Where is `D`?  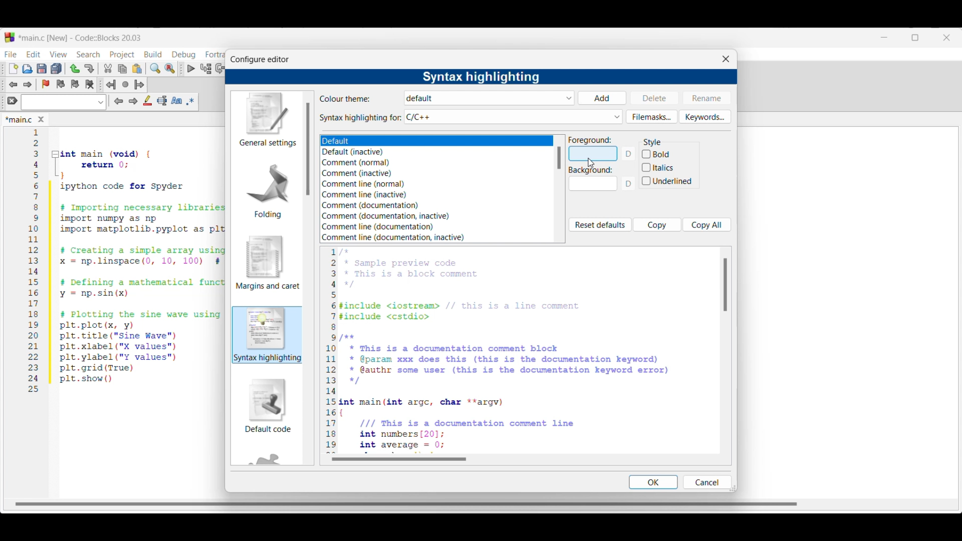
D is located at coordinates (630, 154).